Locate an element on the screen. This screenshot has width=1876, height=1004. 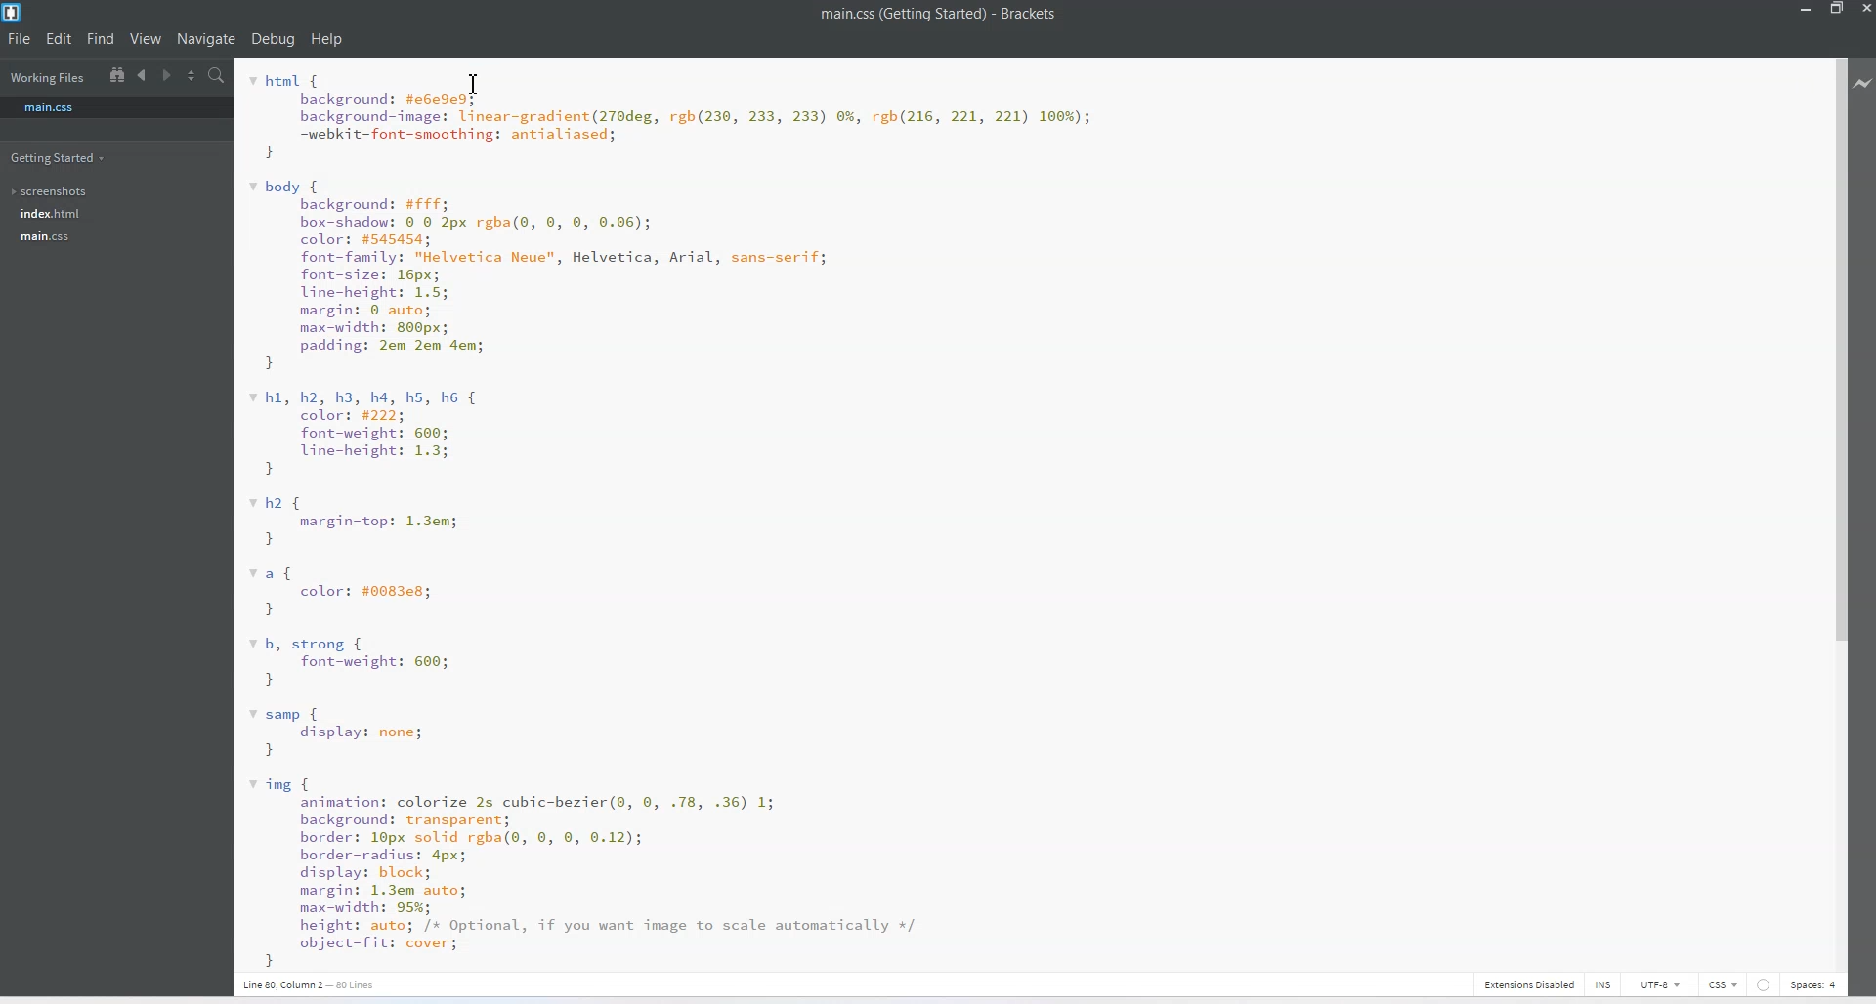
Spaces: 4 is located at coordinates (1814, 984).